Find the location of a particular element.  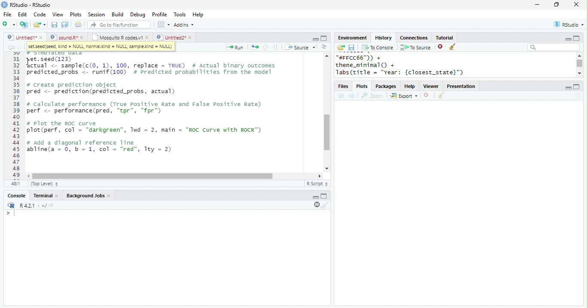

minimize is located at coordinates (568, 39).